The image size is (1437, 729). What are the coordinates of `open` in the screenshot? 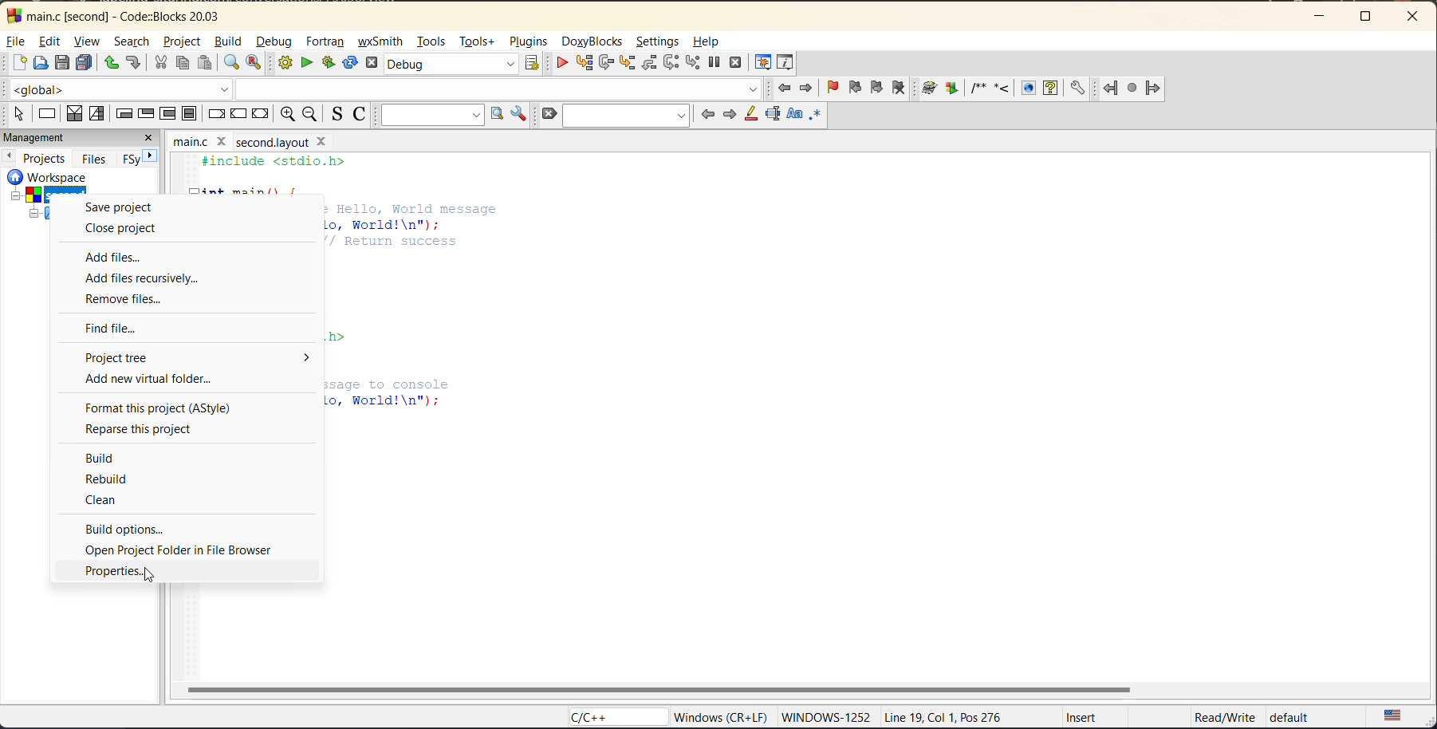 It's located at (39, 64).